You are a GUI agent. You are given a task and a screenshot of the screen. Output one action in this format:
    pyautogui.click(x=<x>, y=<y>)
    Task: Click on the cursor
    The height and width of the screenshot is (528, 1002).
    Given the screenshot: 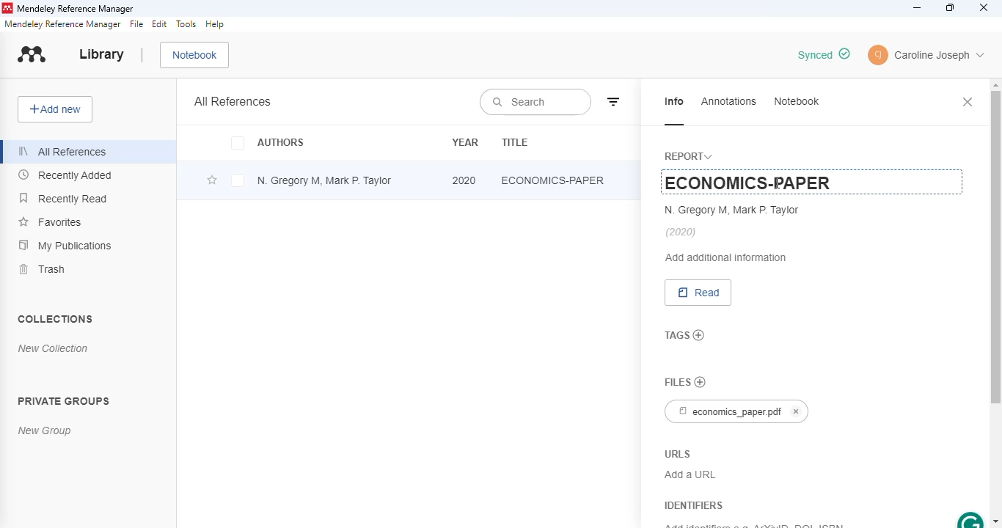 What is the action you would take?
    pyautogui.click(x=780, y=183)
    